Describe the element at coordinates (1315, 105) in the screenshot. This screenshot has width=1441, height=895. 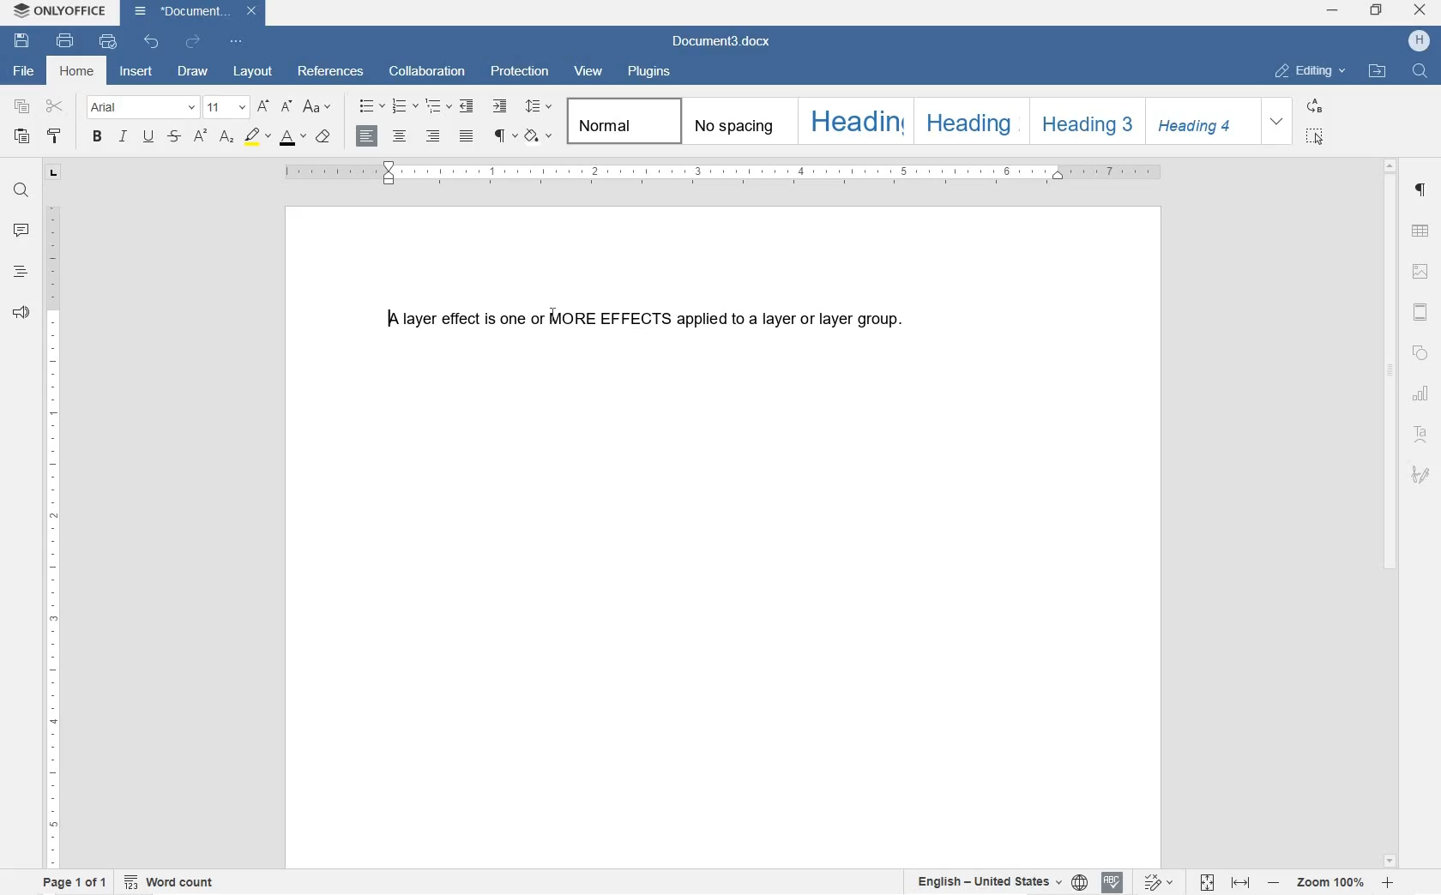
I see `REPLACE` at that location.